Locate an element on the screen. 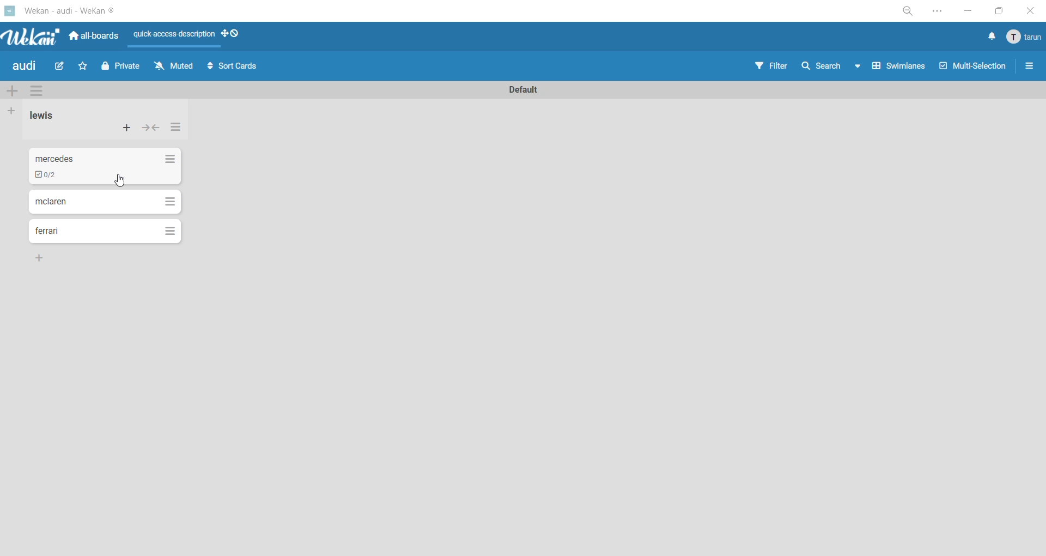 The width and height of the screenshot is (1046, 556). swimlane title is located at coordinates (526, 90).